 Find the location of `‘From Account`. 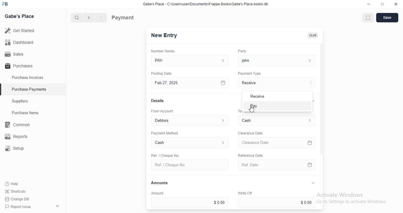

‘From Account is located at coordinates (162, 111).